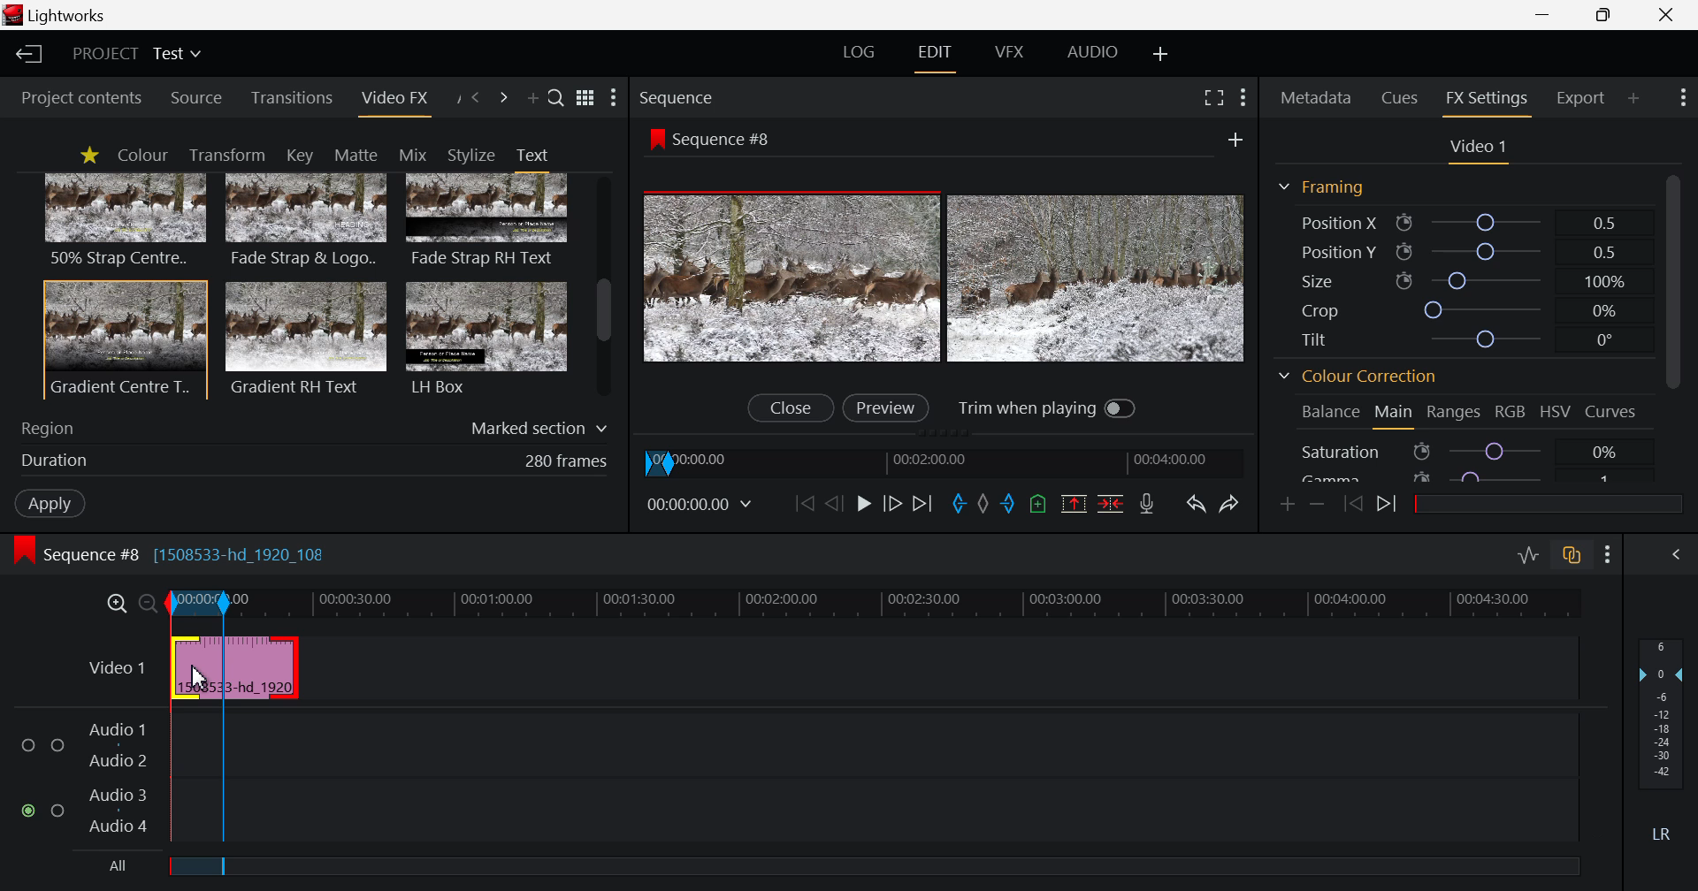 The height and width of the screenshot is (891, 1698). I want to click on Toggle auto track sync, so click(1574, 558).